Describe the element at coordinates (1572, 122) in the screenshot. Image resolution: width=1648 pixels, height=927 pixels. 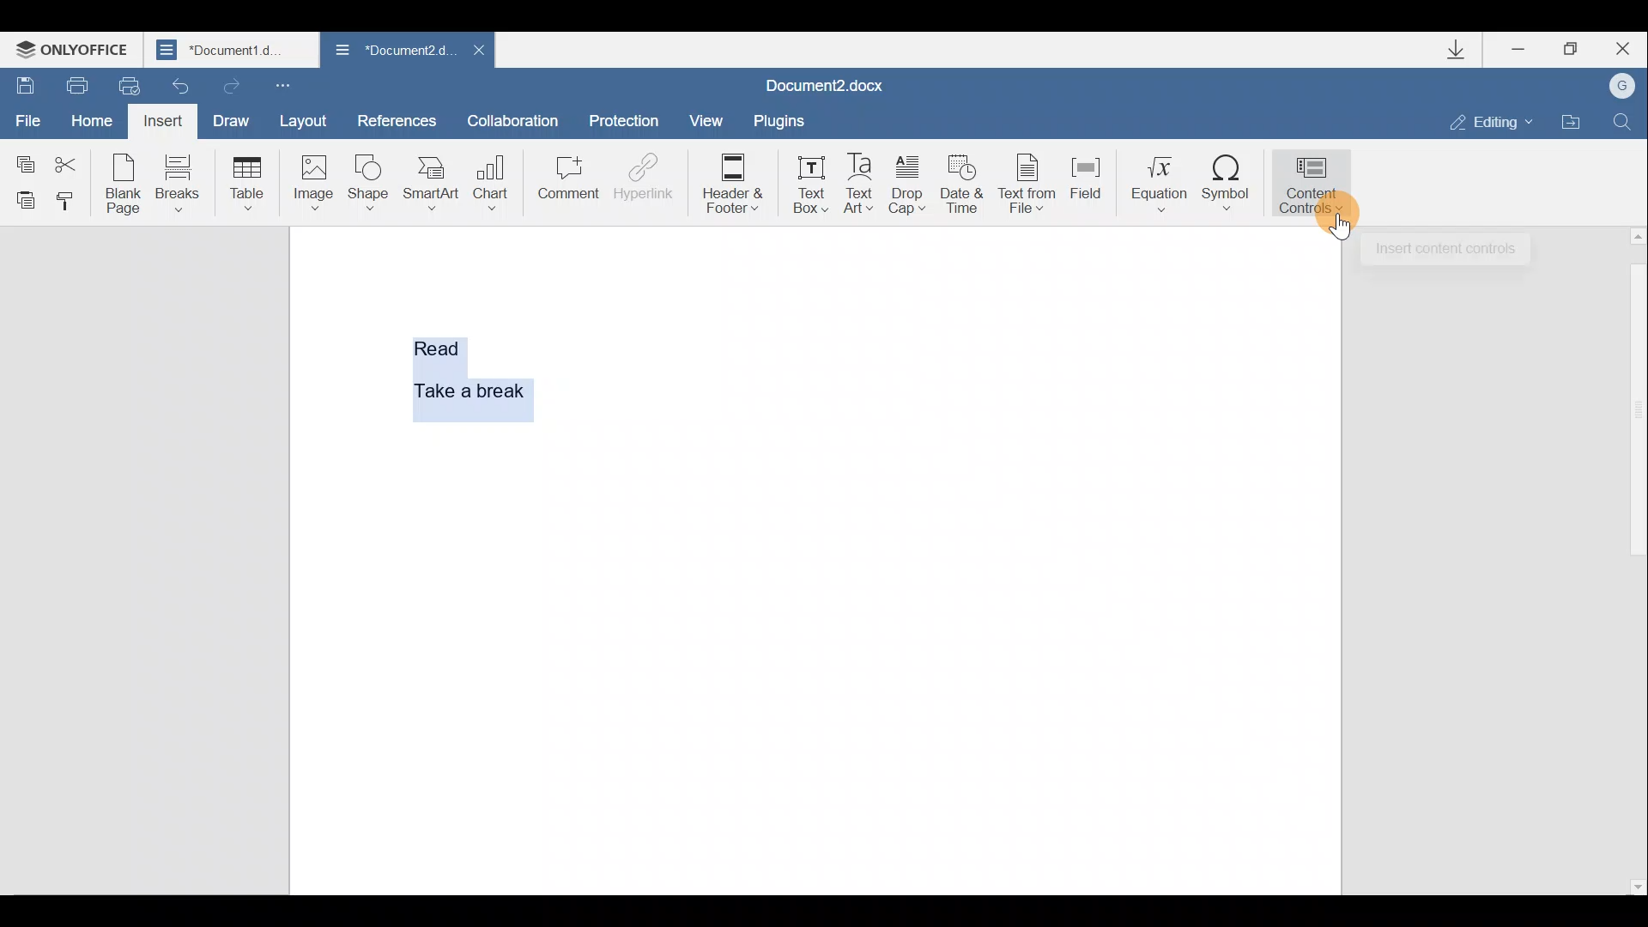
I see `Open file location` at that location.